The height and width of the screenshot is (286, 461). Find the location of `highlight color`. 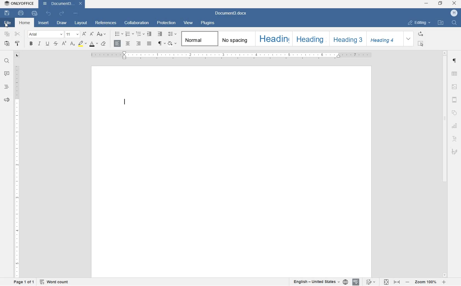

highlight color is located at coordinates (83, 43).